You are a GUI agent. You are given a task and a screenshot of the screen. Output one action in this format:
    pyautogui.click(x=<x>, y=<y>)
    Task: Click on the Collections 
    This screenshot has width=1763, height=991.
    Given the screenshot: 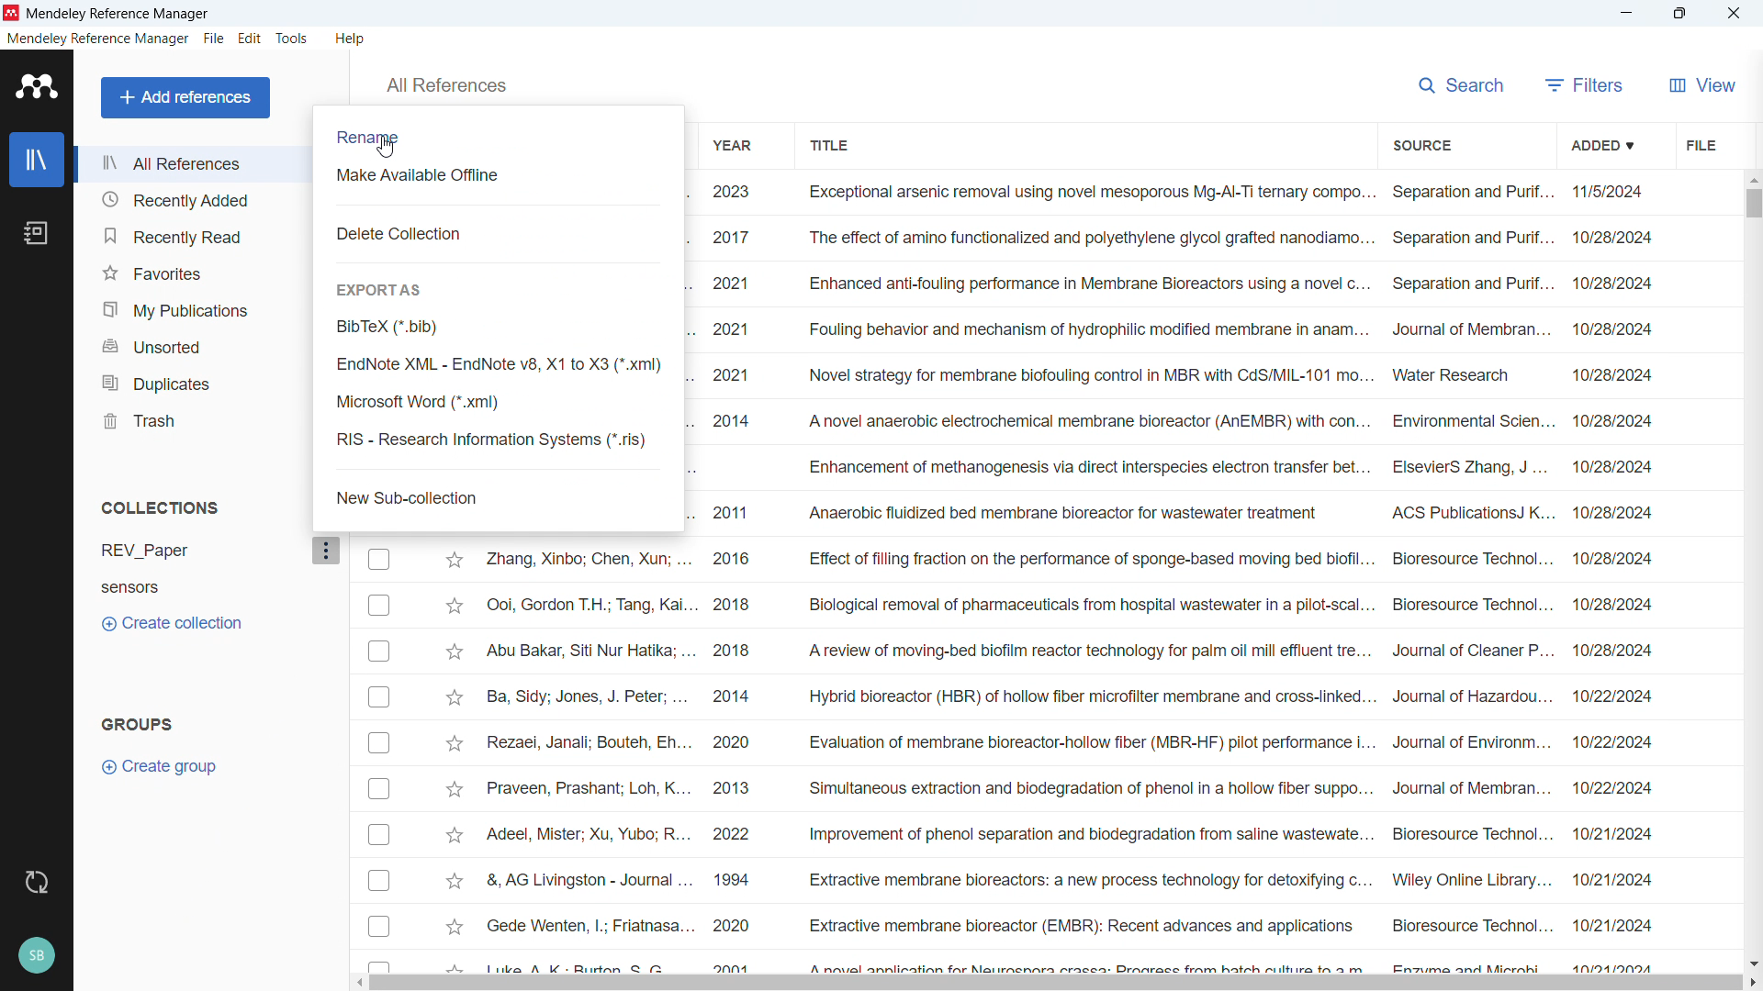 What is the action you would take?
    pyautogui.click(x=161, y=508)
    